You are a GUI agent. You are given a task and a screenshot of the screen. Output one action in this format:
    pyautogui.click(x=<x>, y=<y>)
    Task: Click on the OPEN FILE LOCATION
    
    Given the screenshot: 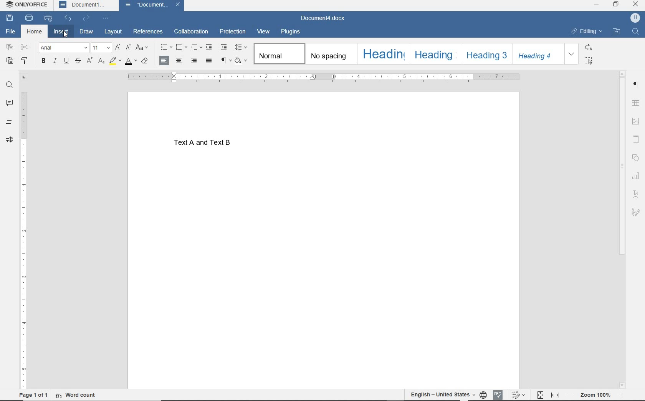 What is the action you would take?
    pyautogui.click(x=617, y=31)
    